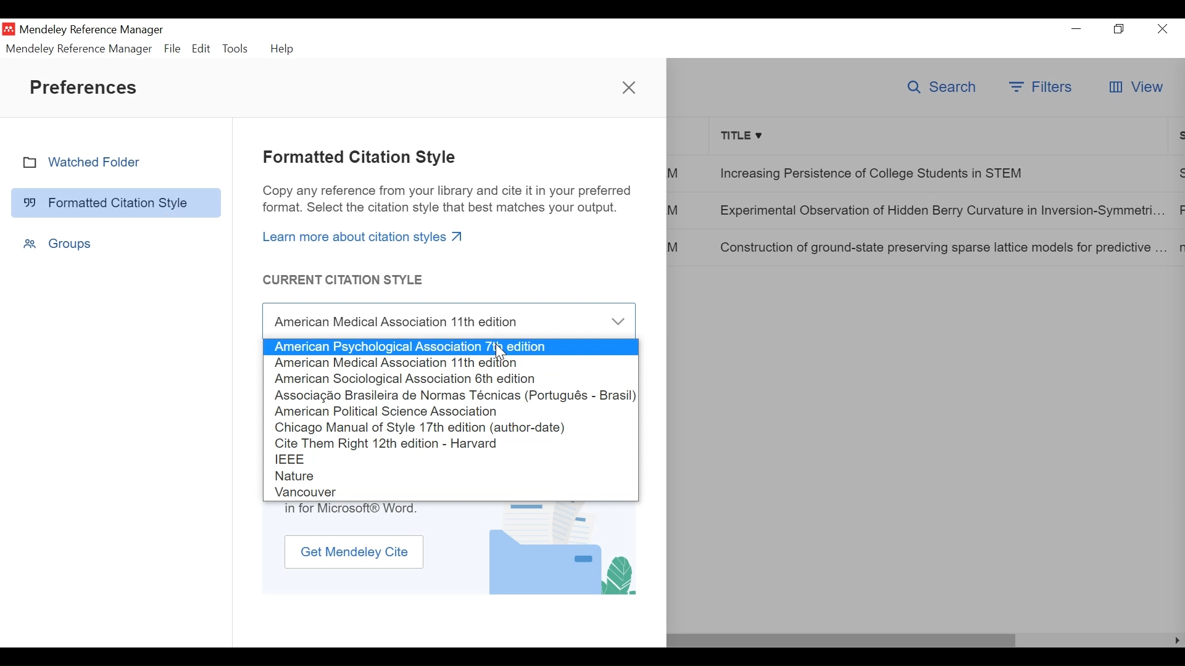 Image resolution: width=1185 pixels, height=666 pixels. I want to click on Associação Brasileira de Normas Técnicas, so click(454, 396).